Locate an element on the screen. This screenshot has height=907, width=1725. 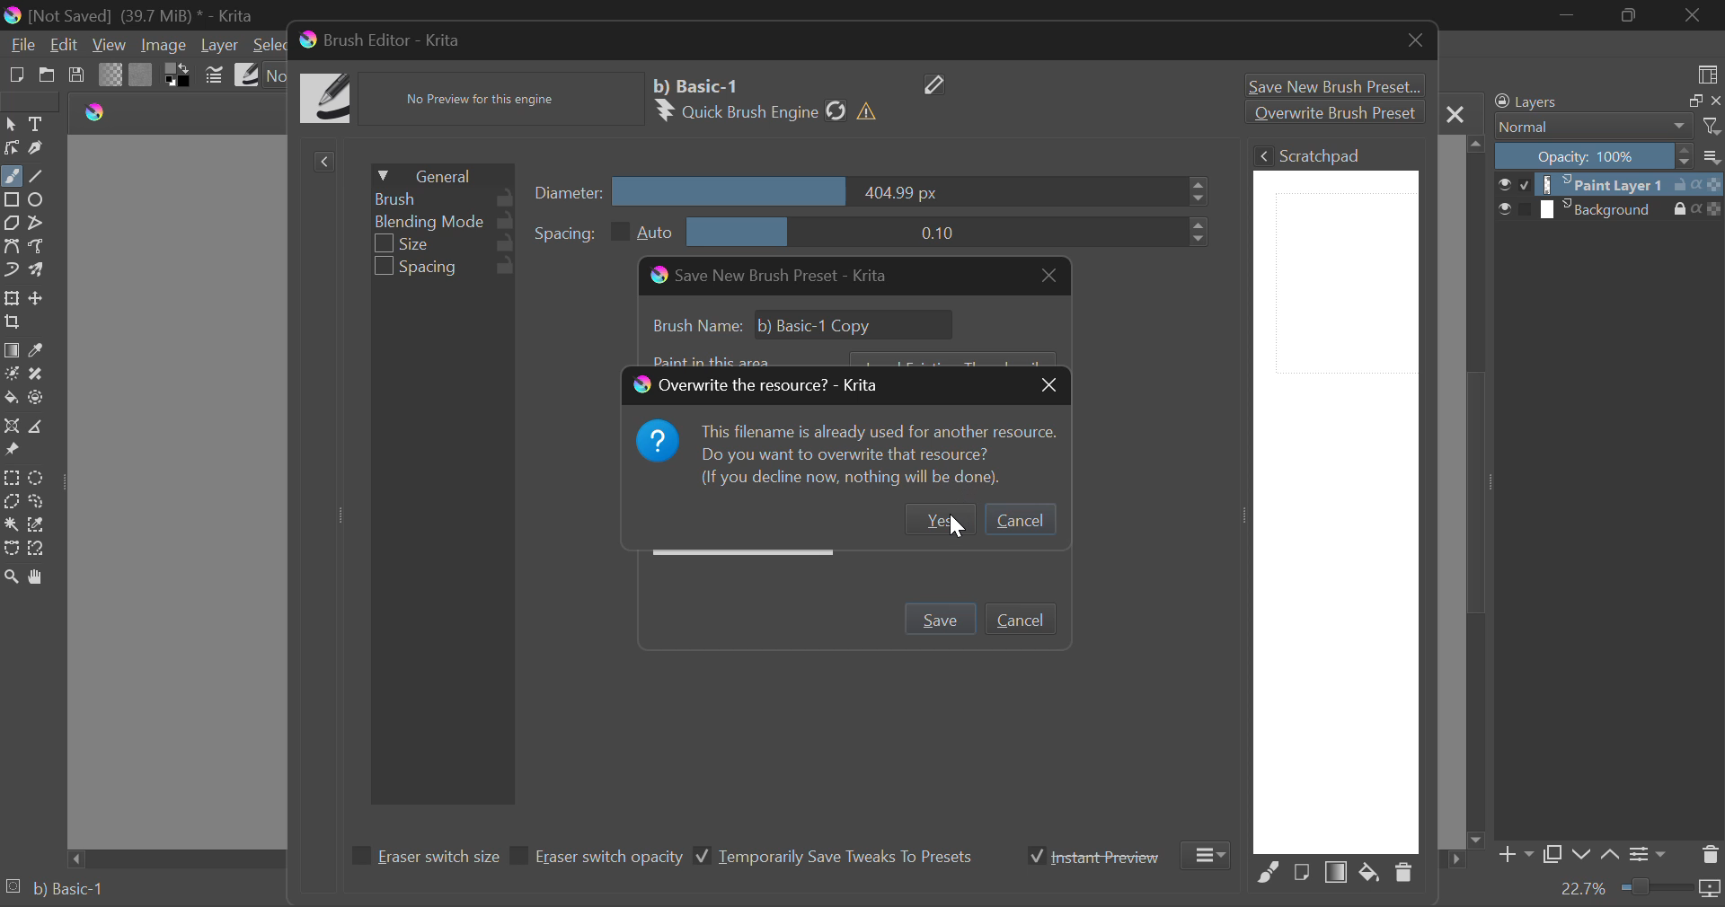
Freehand Path Tools is located at coordinates (42, 245).